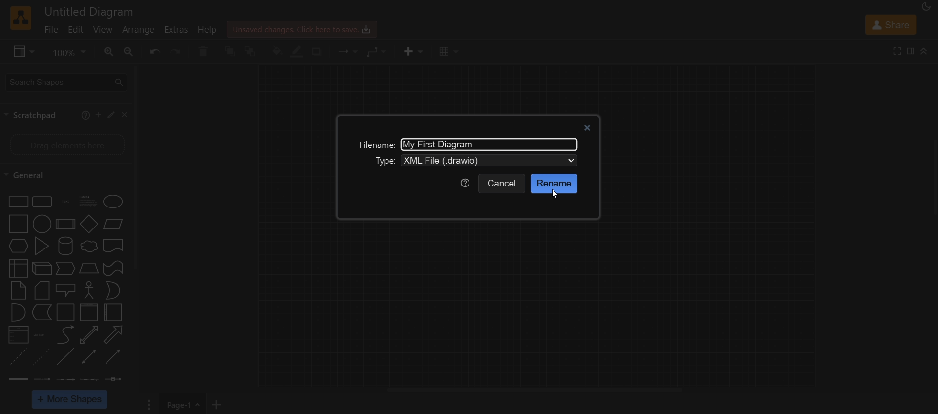  Describe the element at coordinates (891, 26) in the screenshot. I see `share` at that location.